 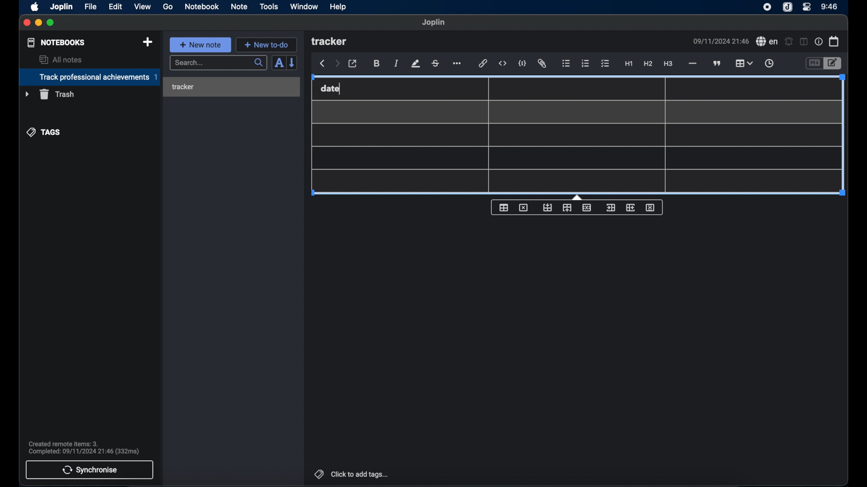 I want to click on edit, so click(x=116, y=6).